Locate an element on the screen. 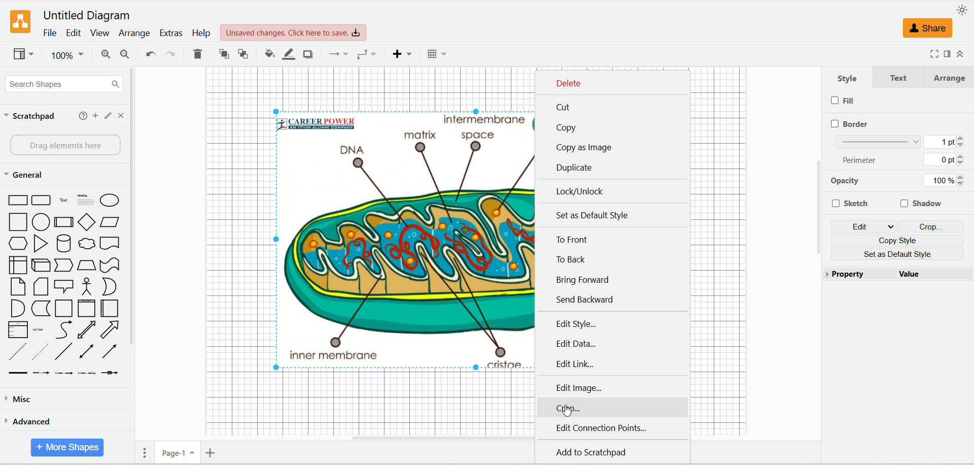 The width and height of the screenshot is (974, 465). undo is located at coordinates (148, 53).